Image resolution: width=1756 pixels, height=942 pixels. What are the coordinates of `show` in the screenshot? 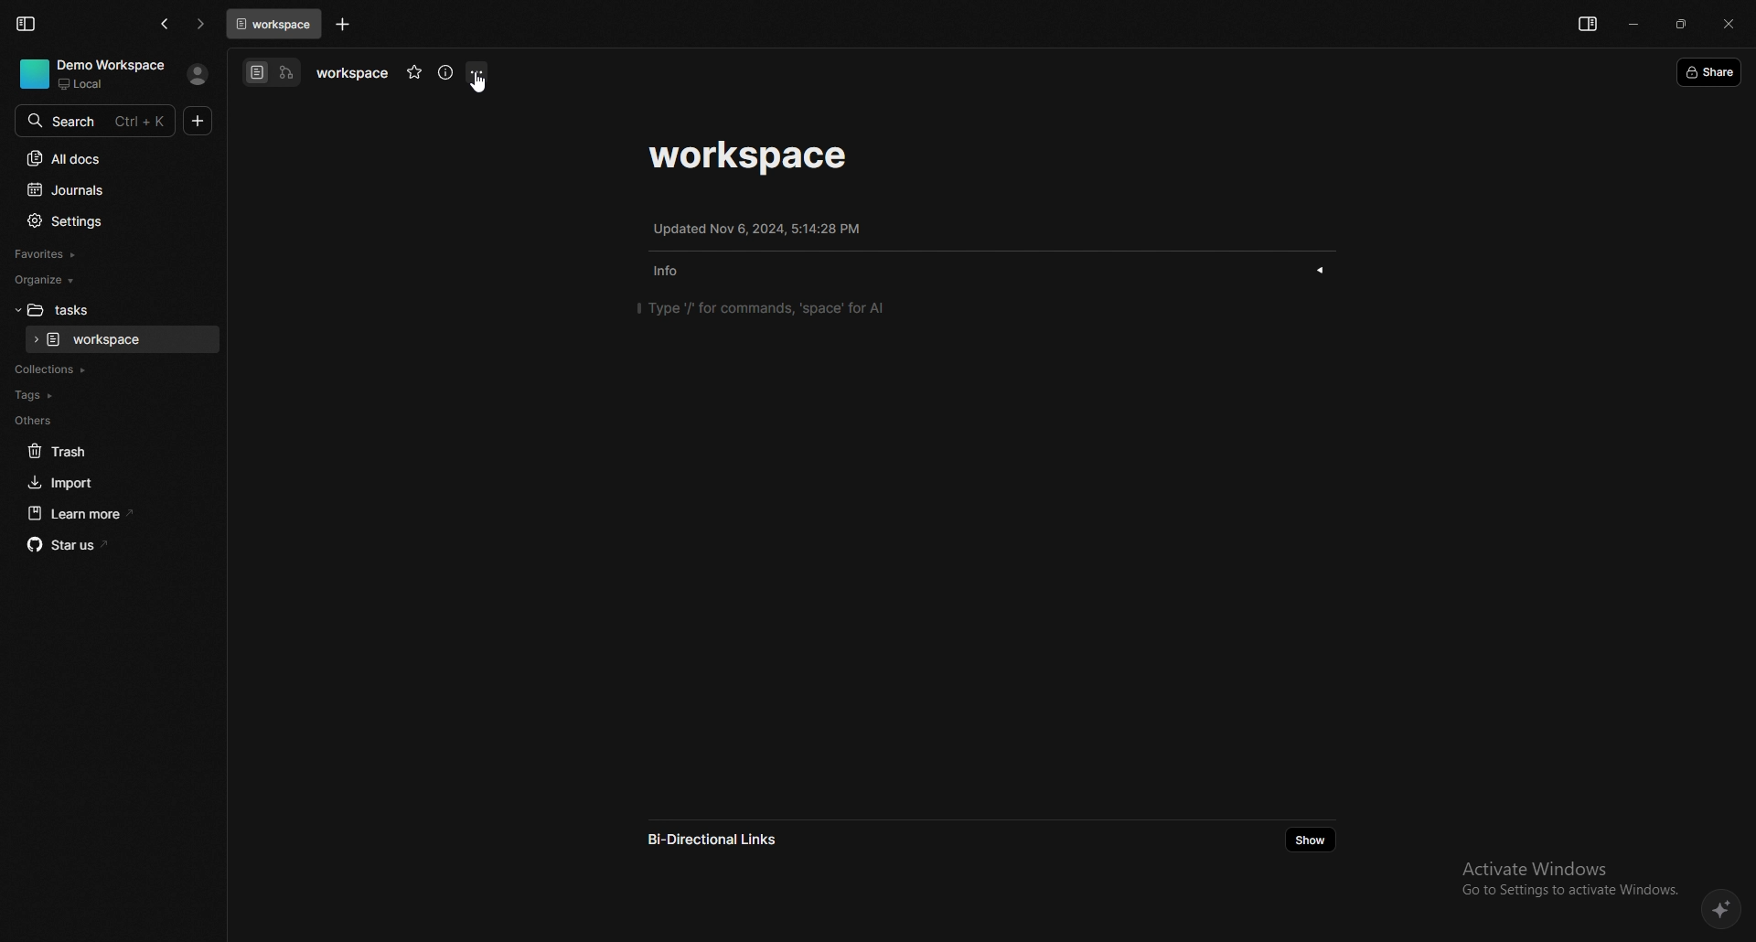 It's located at (1321, 270).